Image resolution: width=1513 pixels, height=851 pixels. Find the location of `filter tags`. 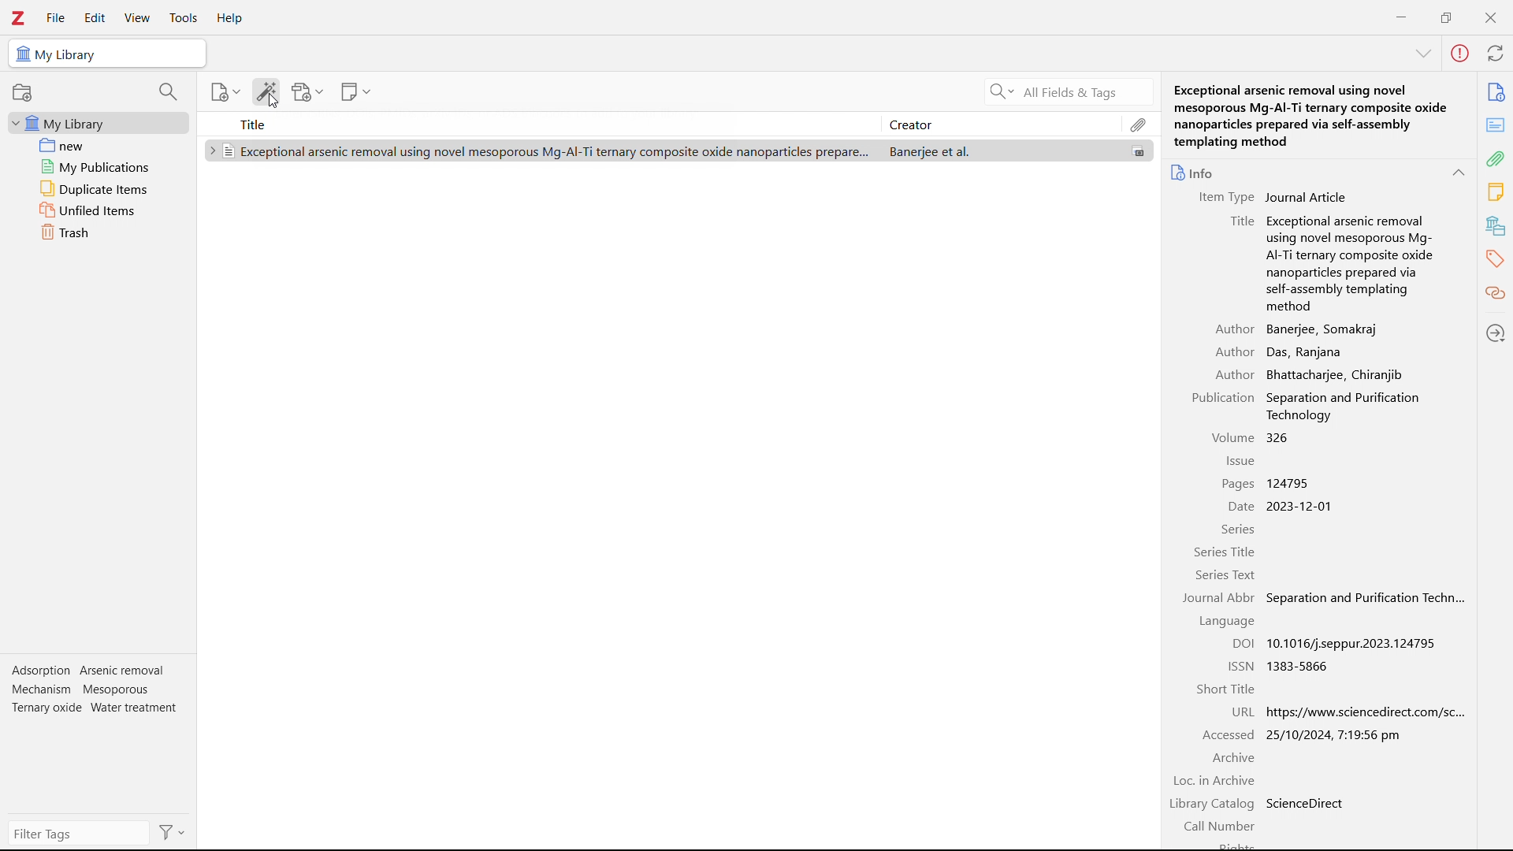

filter tags is located at coordinates (80, 833).